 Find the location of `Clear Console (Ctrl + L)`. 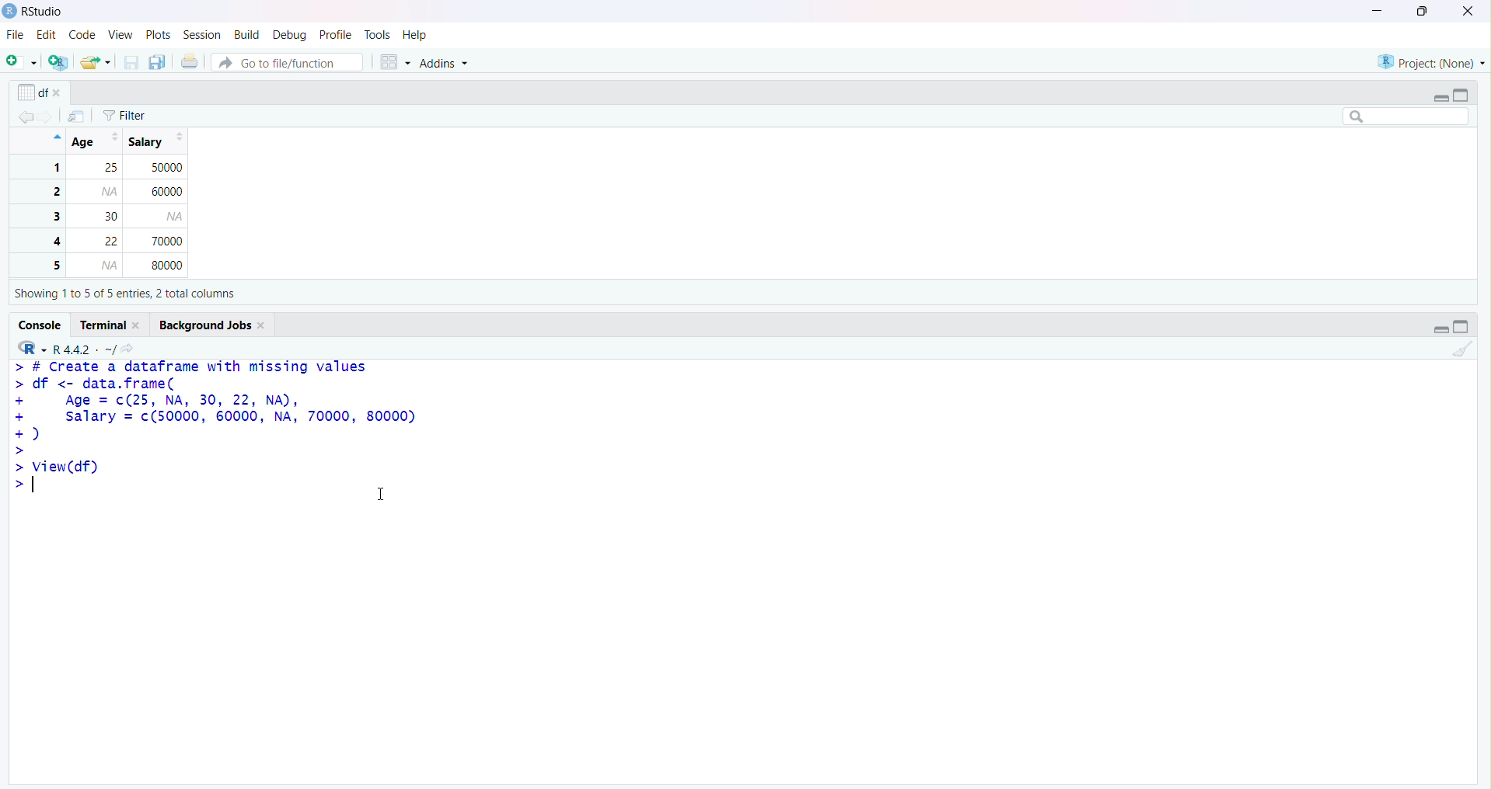

Clear Console (Ctrl + L) is located at coordinates (1468, 349).